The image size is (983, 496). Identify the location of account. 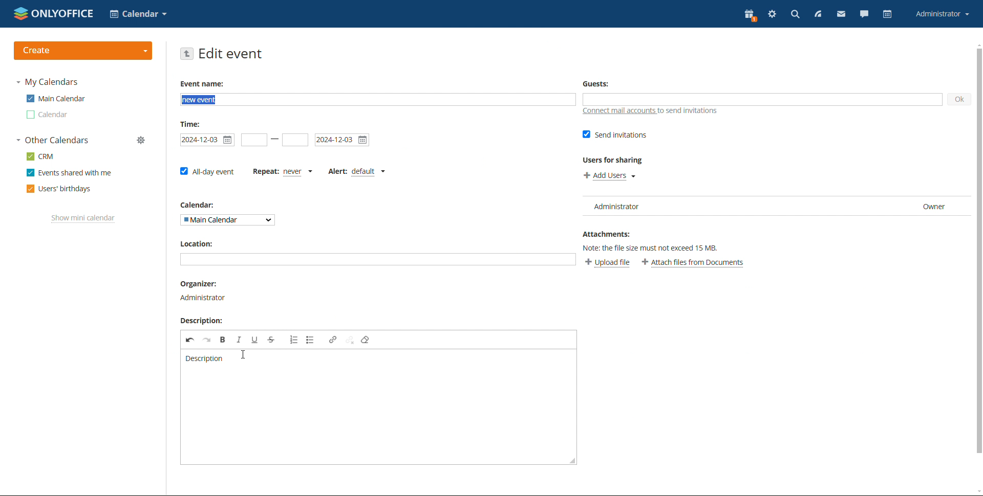
(943, 14).